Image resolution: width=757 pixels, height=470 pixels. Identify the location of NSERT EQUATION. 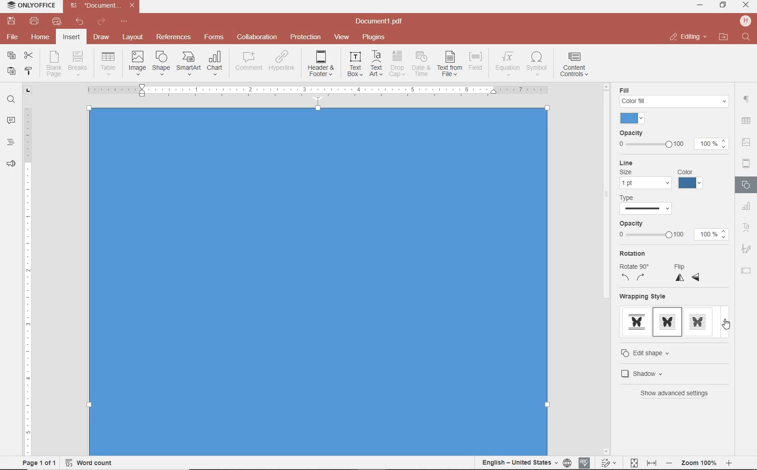
(506, 63).